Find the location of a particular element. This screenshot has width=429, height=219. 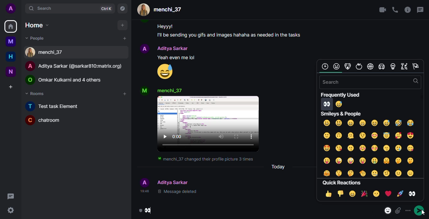

Heyyy! is located at coordinates (165, 26).